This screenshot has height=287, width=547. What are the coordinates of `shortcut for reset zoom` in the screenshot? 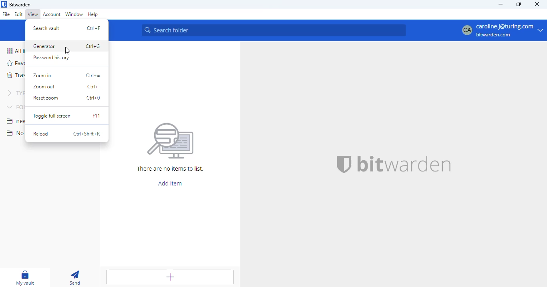 It's located at (94, 98).